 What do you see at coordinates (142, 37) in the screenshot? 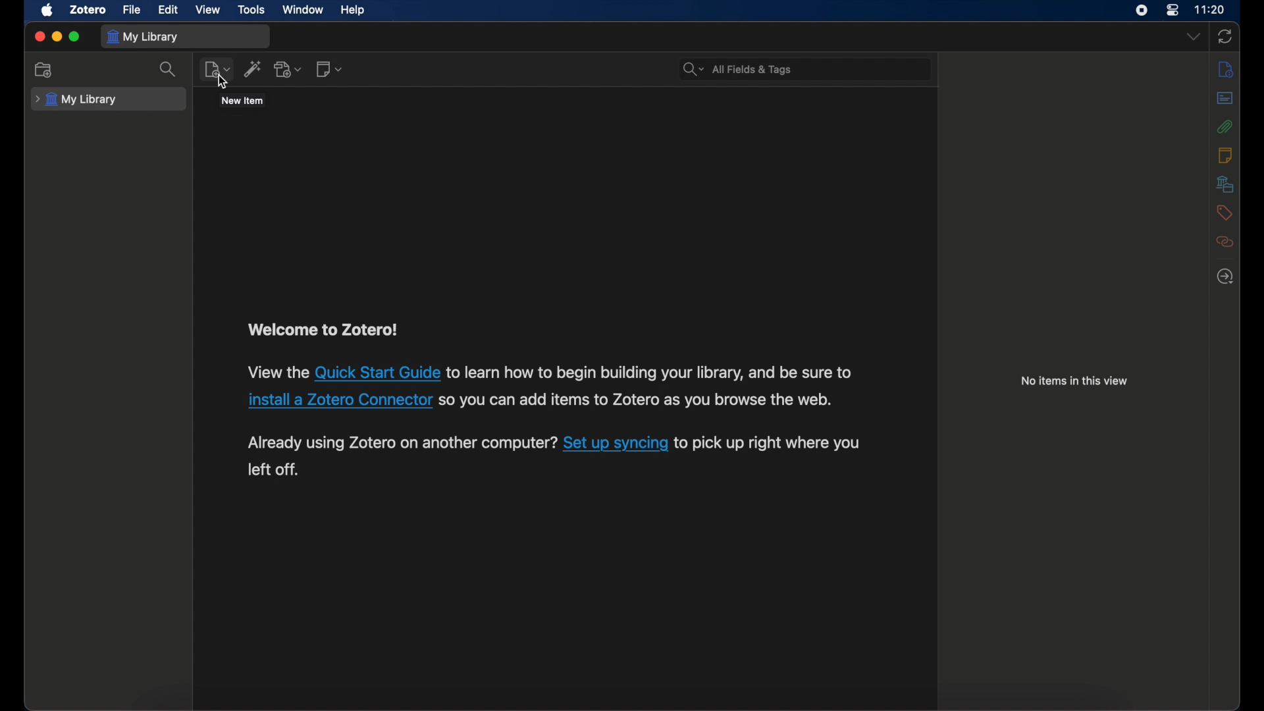
I see `my library` at bounding box center [142, 37].